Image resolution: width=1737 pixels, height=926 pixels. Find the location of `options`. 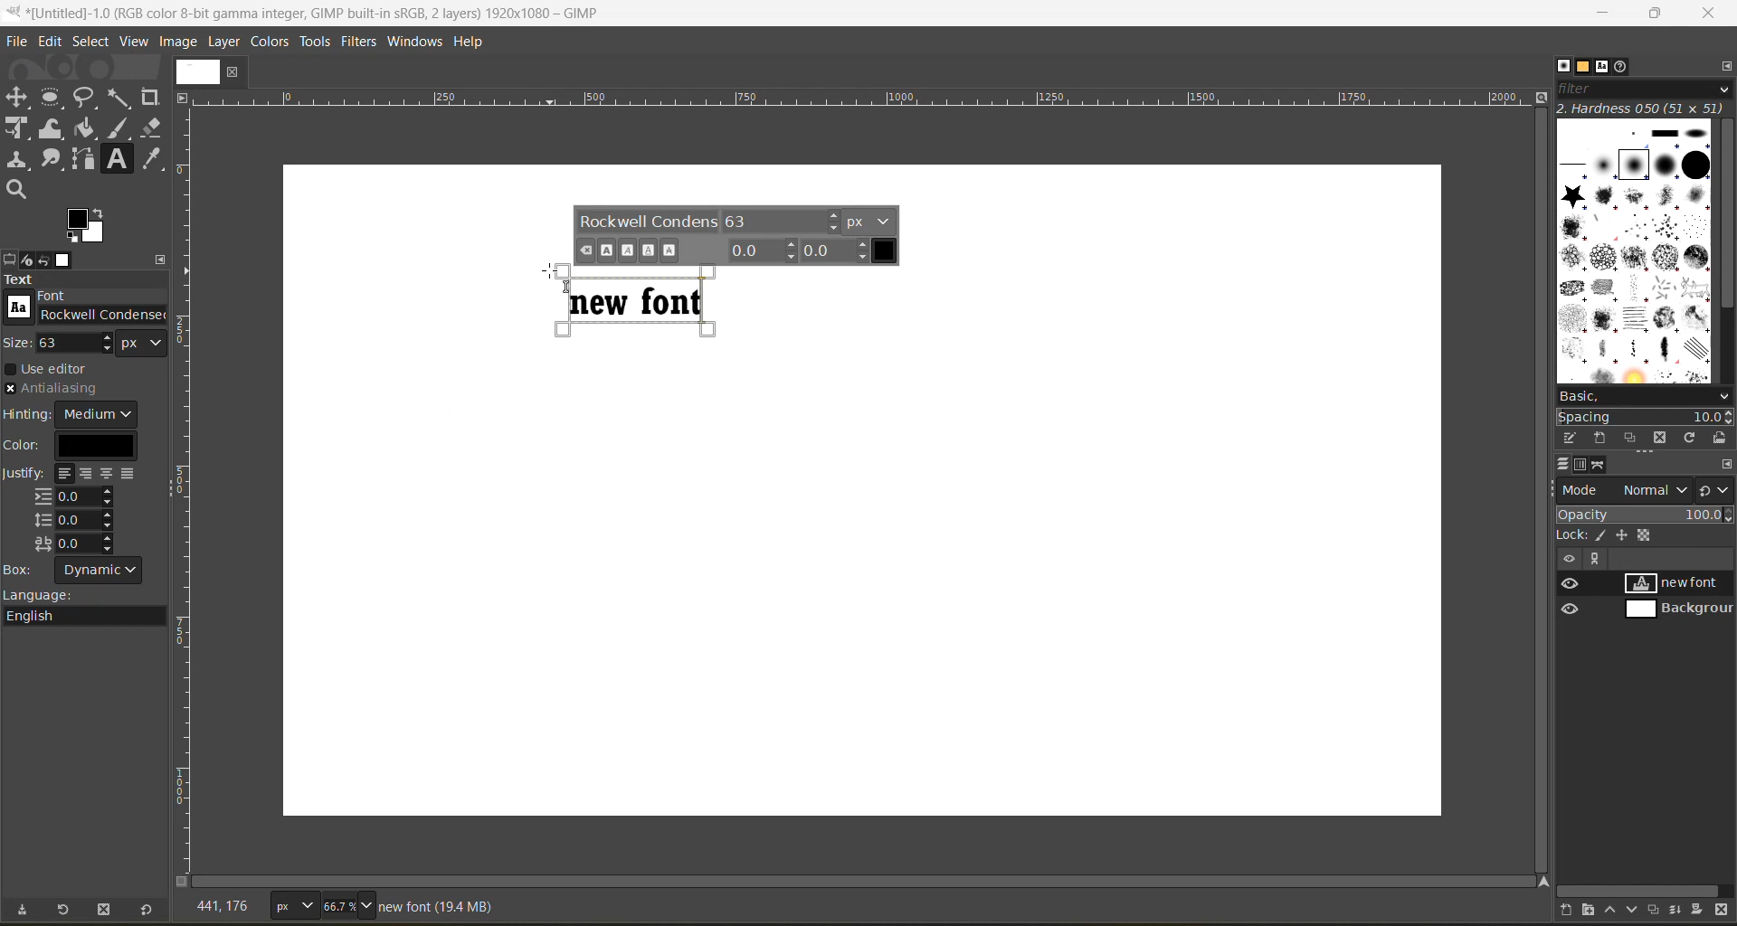

options is located at coordinates (1635, 249).